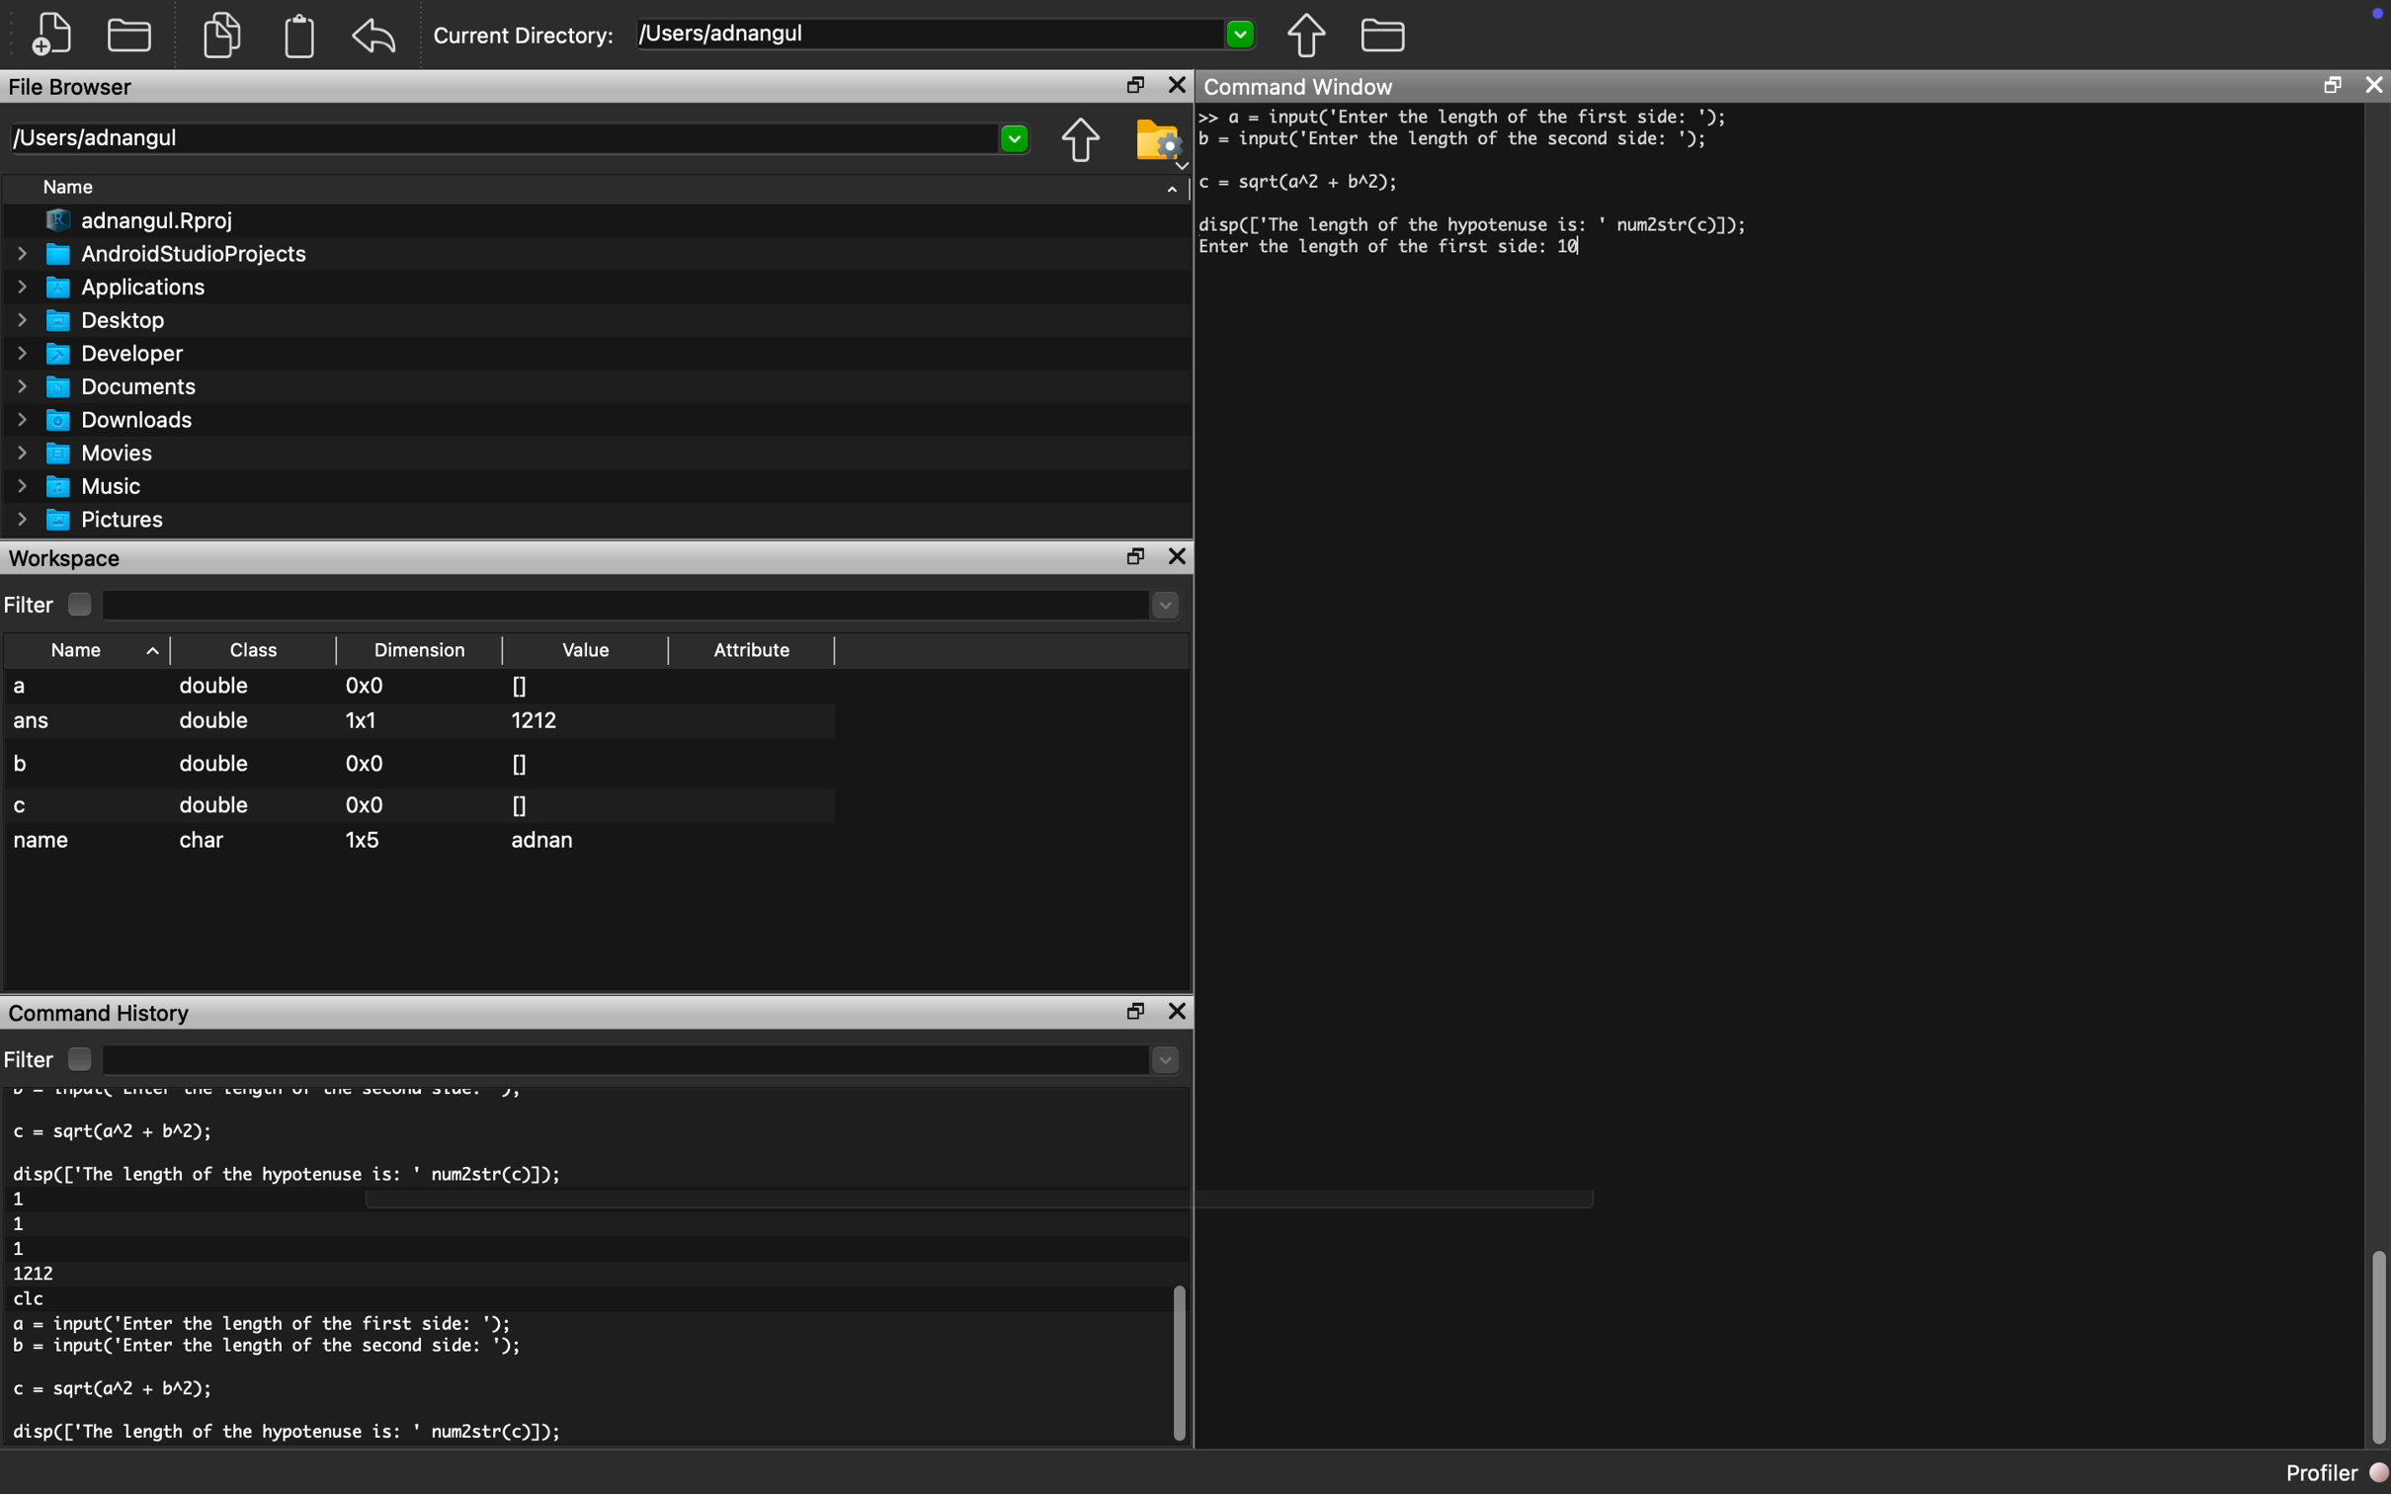 This screenshot has width=2391, height=1494. I want to click on document clipboard, so click(295, 39).